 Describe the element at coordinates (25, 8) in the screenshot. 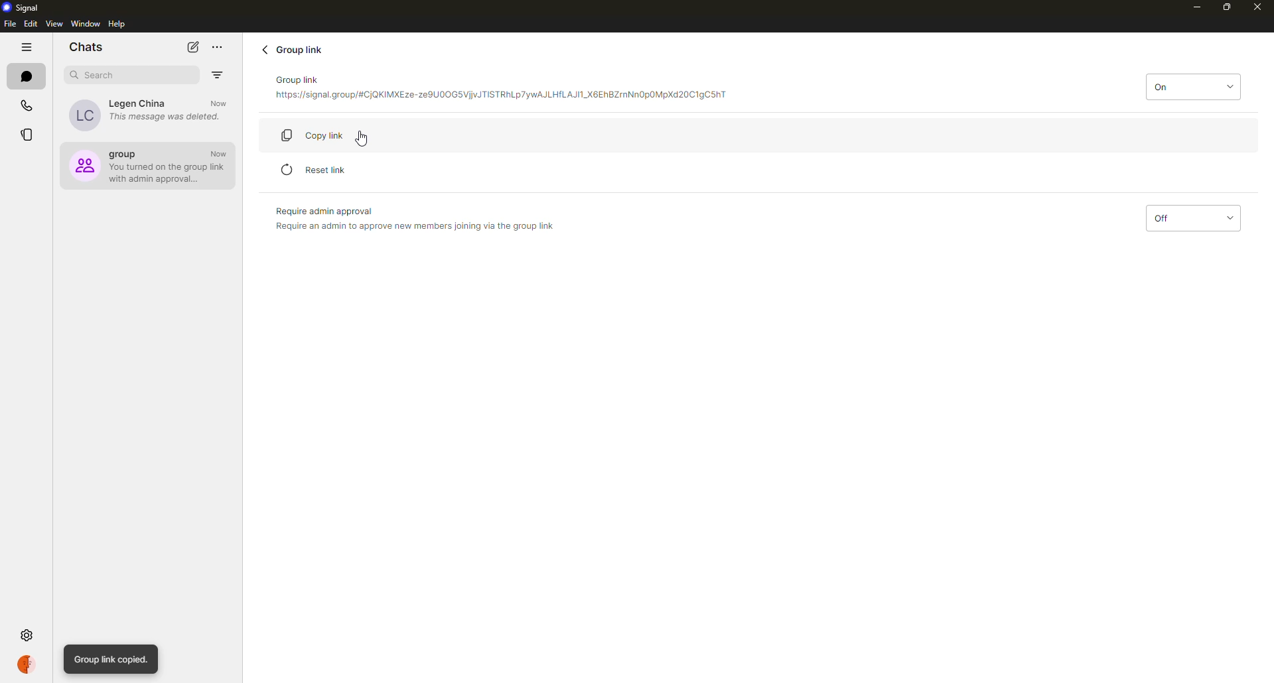

I see `signal` at that location.